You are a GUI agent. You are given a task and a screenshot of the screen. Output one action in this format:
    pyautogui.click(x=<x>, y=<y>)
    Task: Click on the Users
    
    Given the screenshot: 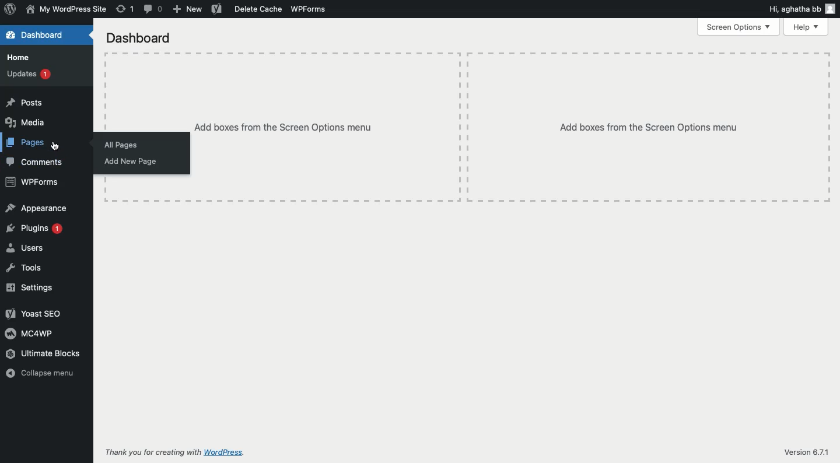 What is the action you would take?
    pyautogui.click(x=24, y=248)
    